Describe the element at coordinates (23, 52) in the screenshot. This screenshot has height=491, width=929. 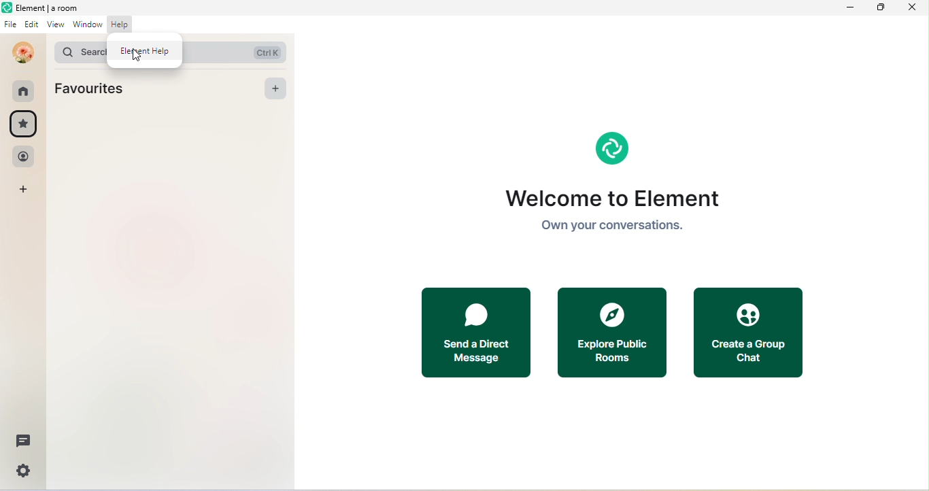
I see `Profile Icon` at that location.